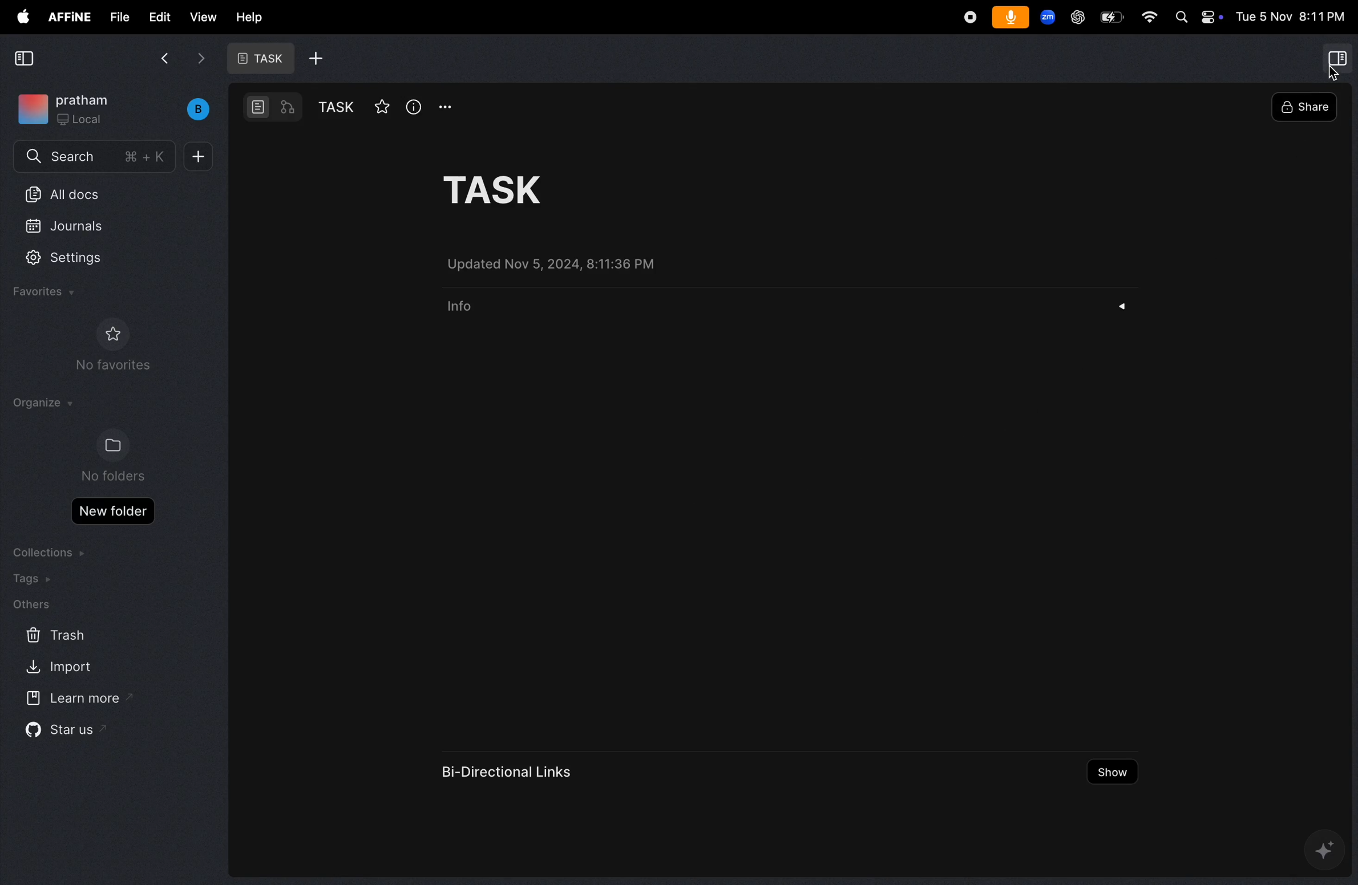 The width and height of the screenshot is (1358, 885). I want to click on battery, so click(1109, 17).